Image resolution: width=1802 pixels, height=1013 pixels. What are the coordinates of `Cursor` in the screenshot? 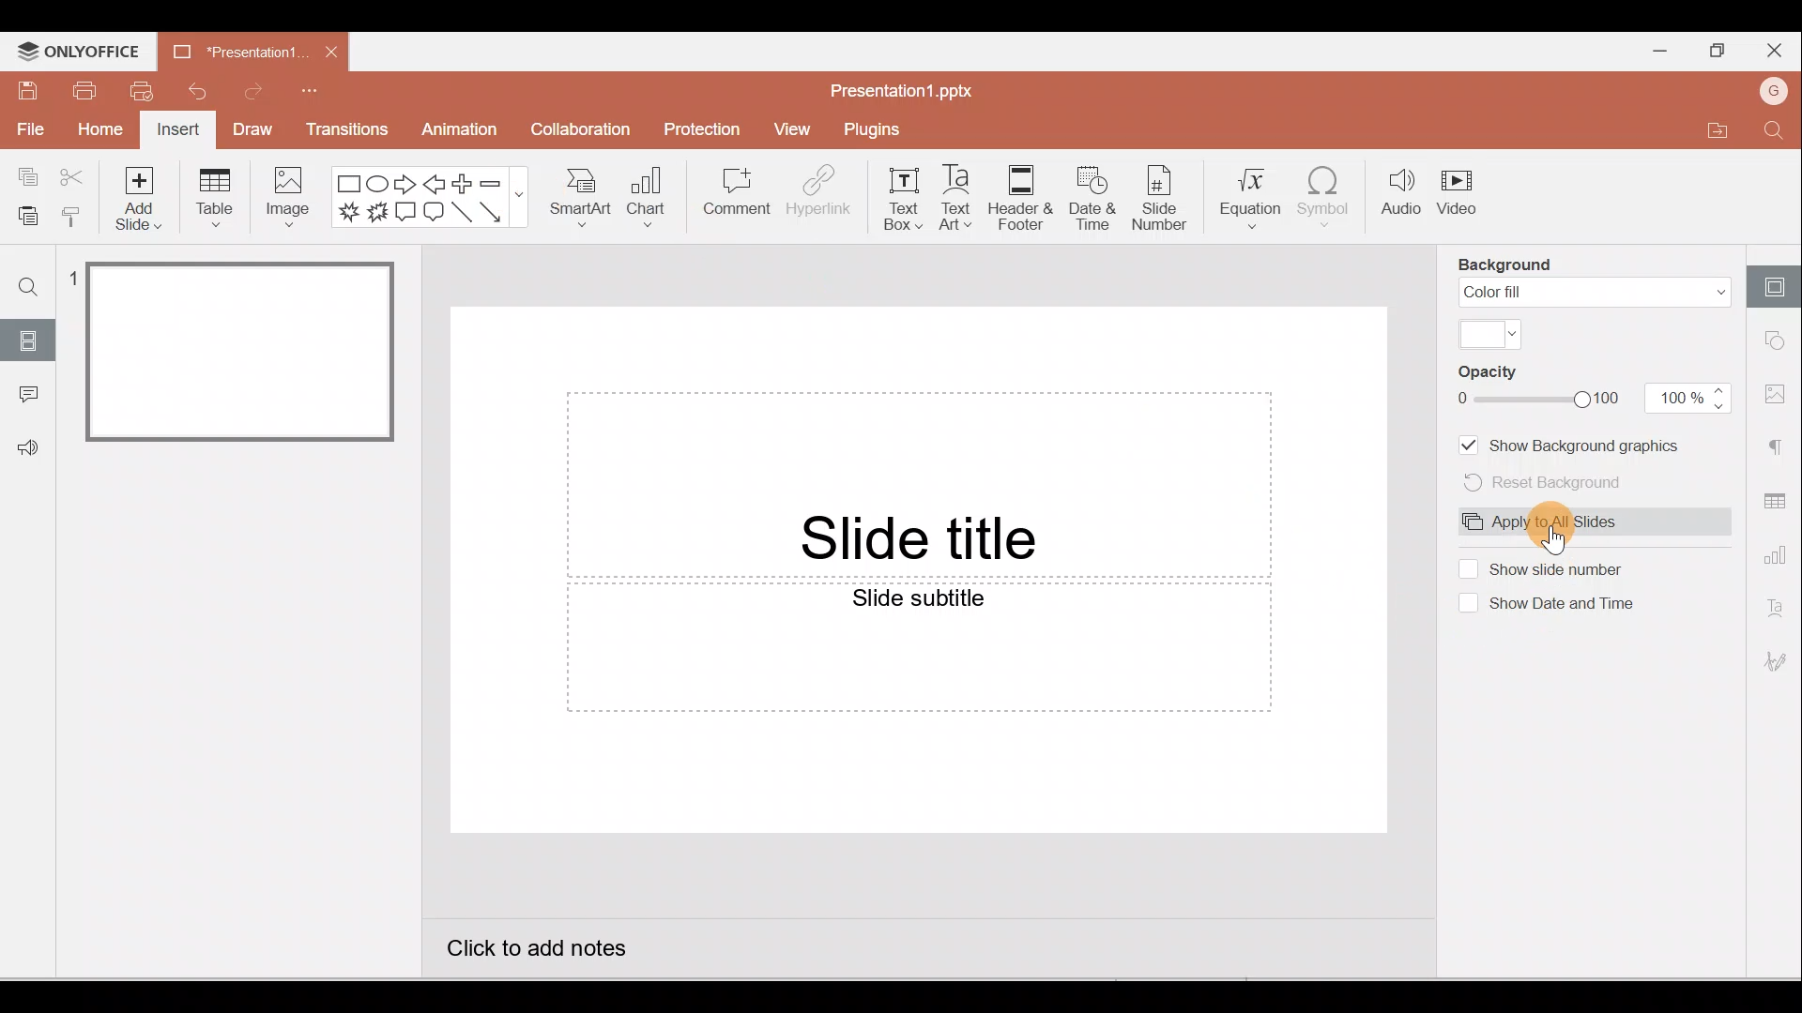 It's located at (1556, 540).